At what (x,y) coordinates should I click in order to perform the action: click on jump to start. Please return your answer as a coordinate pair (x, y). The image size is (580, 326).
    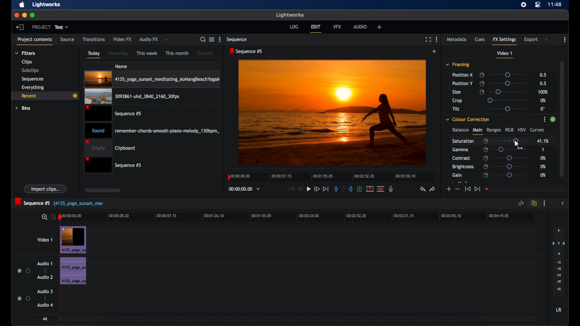
    Looking at the image, I should click on (467, 189).